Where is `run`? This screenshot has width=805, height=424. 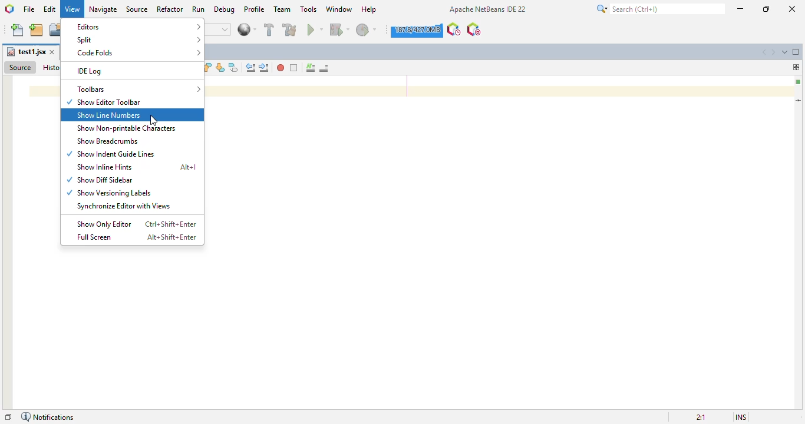 run is located at coordinates (199, 9).